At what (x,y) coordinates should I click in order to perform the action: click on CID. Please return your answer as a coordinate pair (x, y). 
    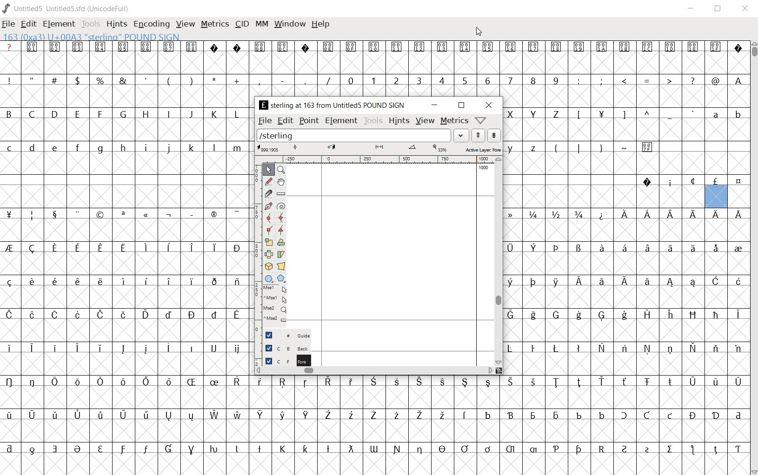
    Looking at the image, I should click on (242, 25).